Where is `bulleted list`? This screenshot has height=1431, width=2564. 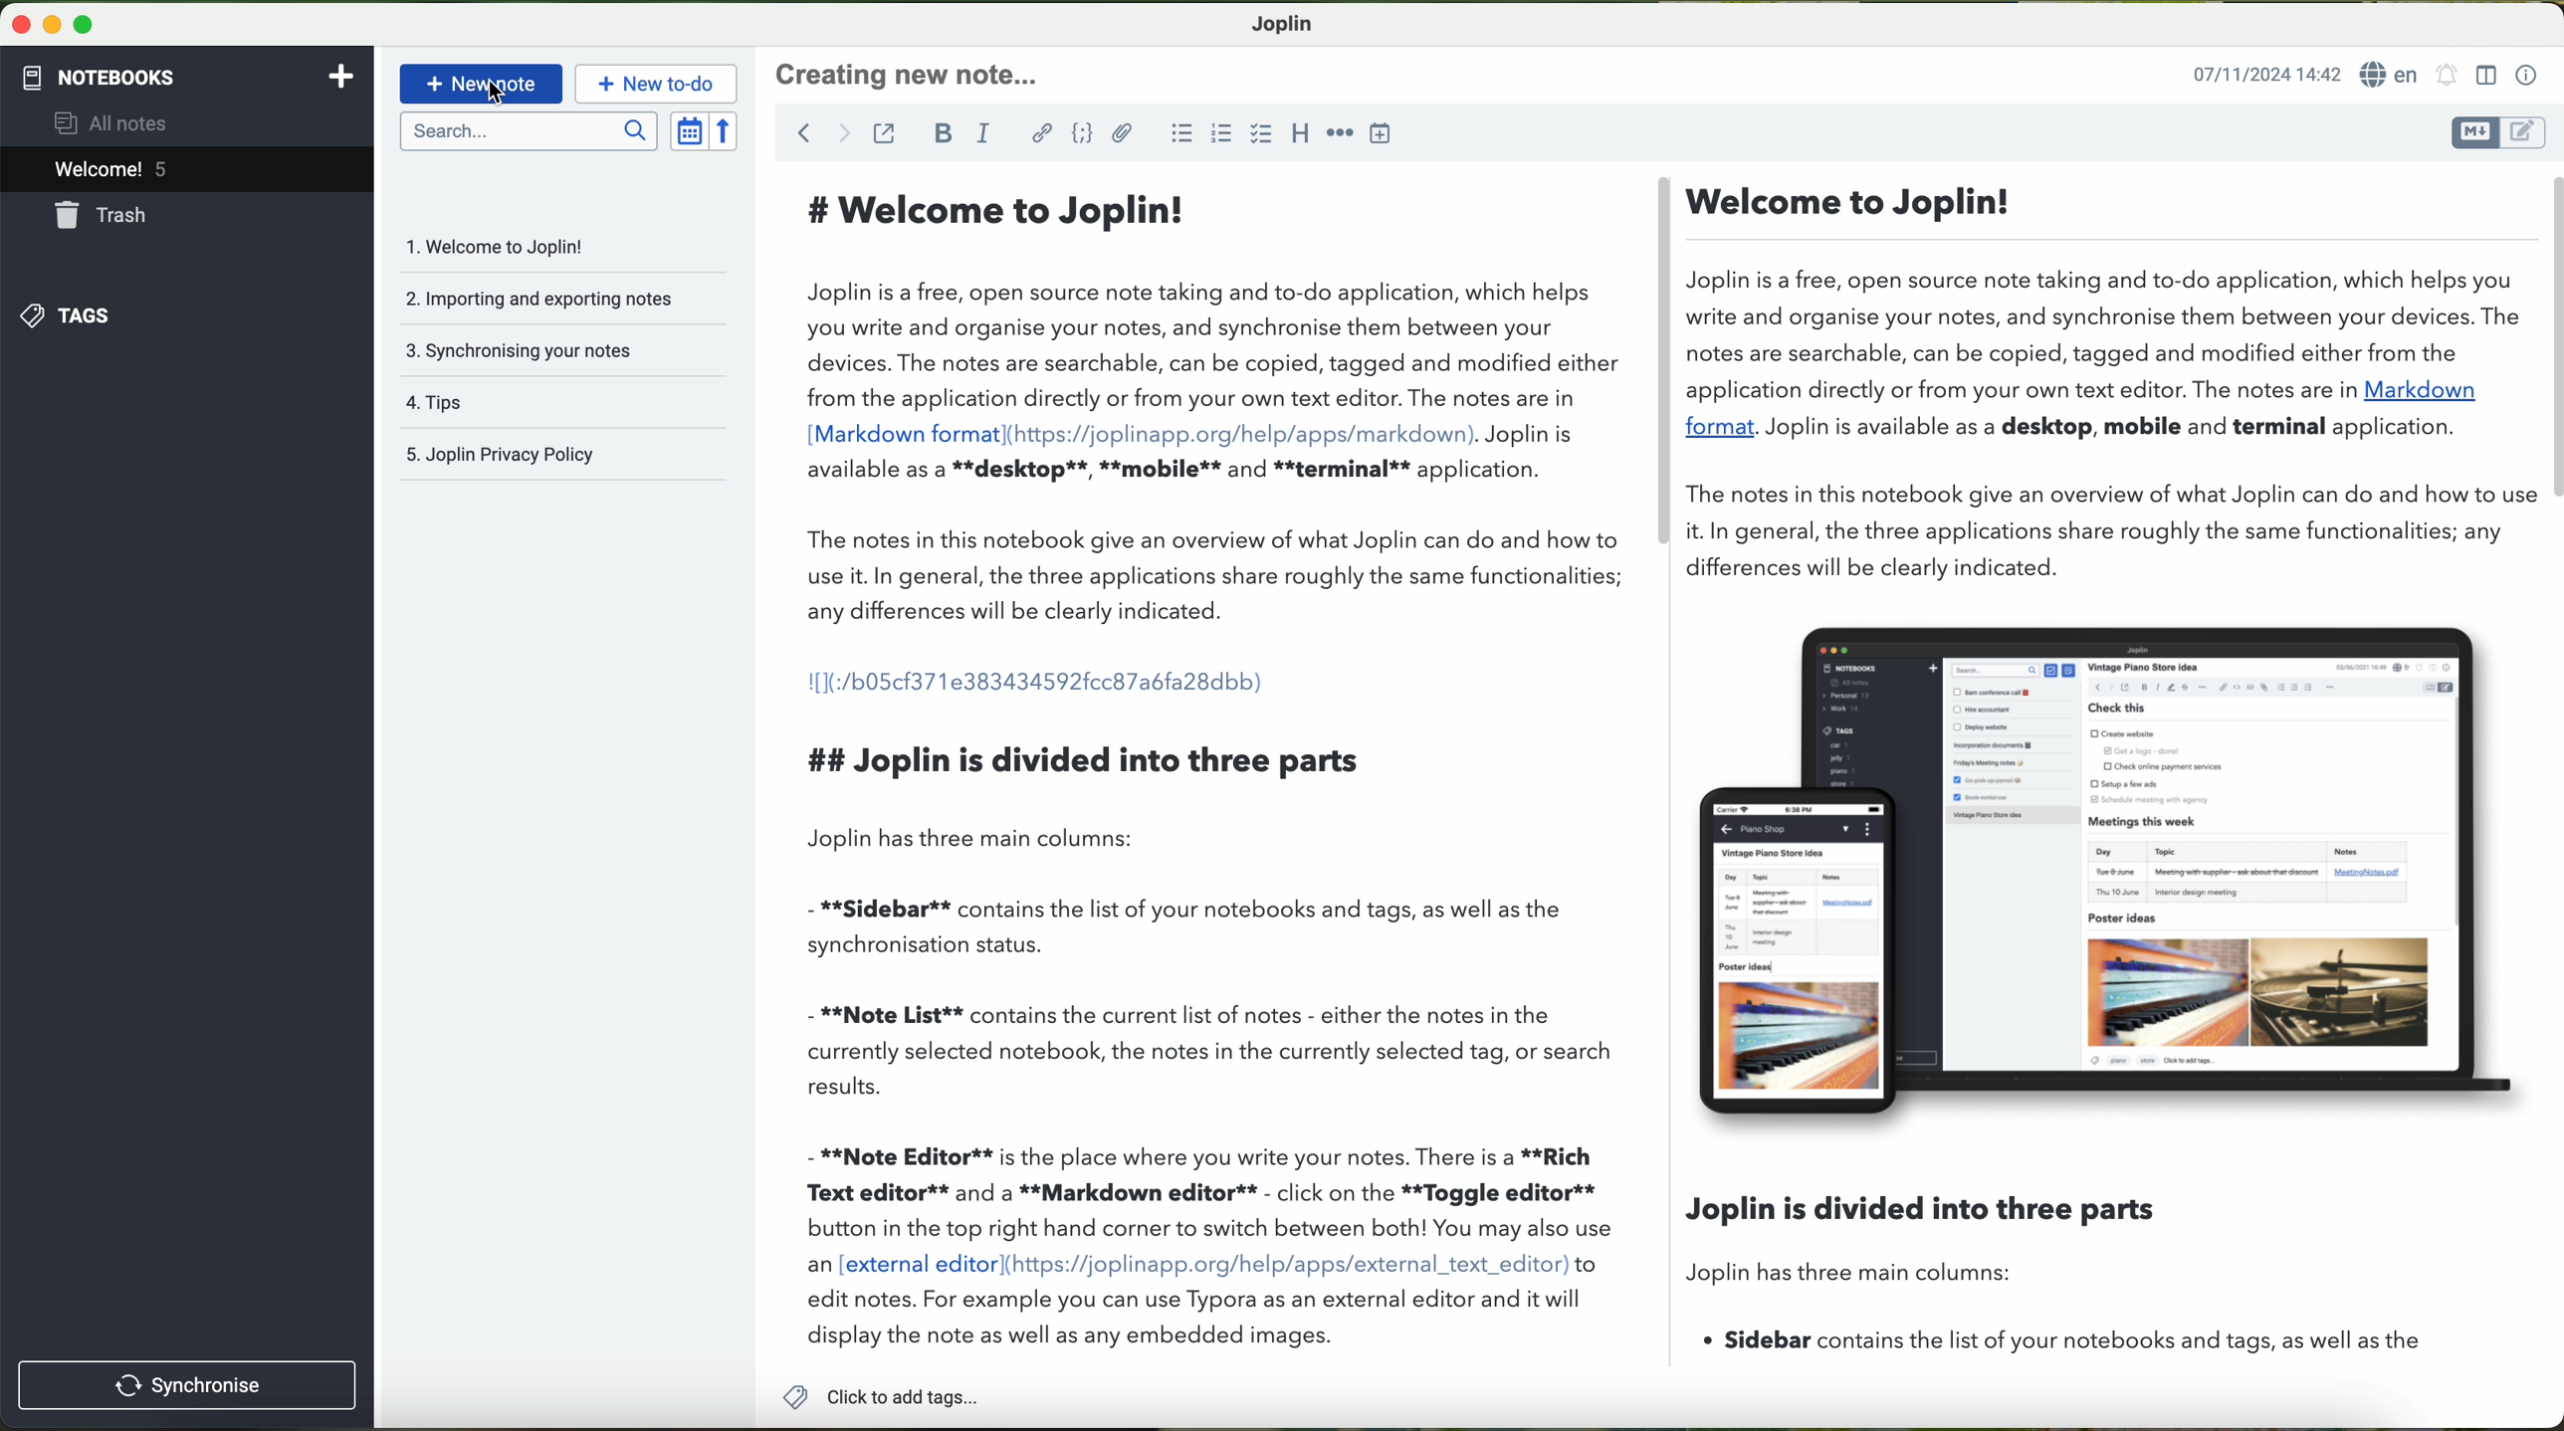 bulleted list is located at coordinates (1180, 135).